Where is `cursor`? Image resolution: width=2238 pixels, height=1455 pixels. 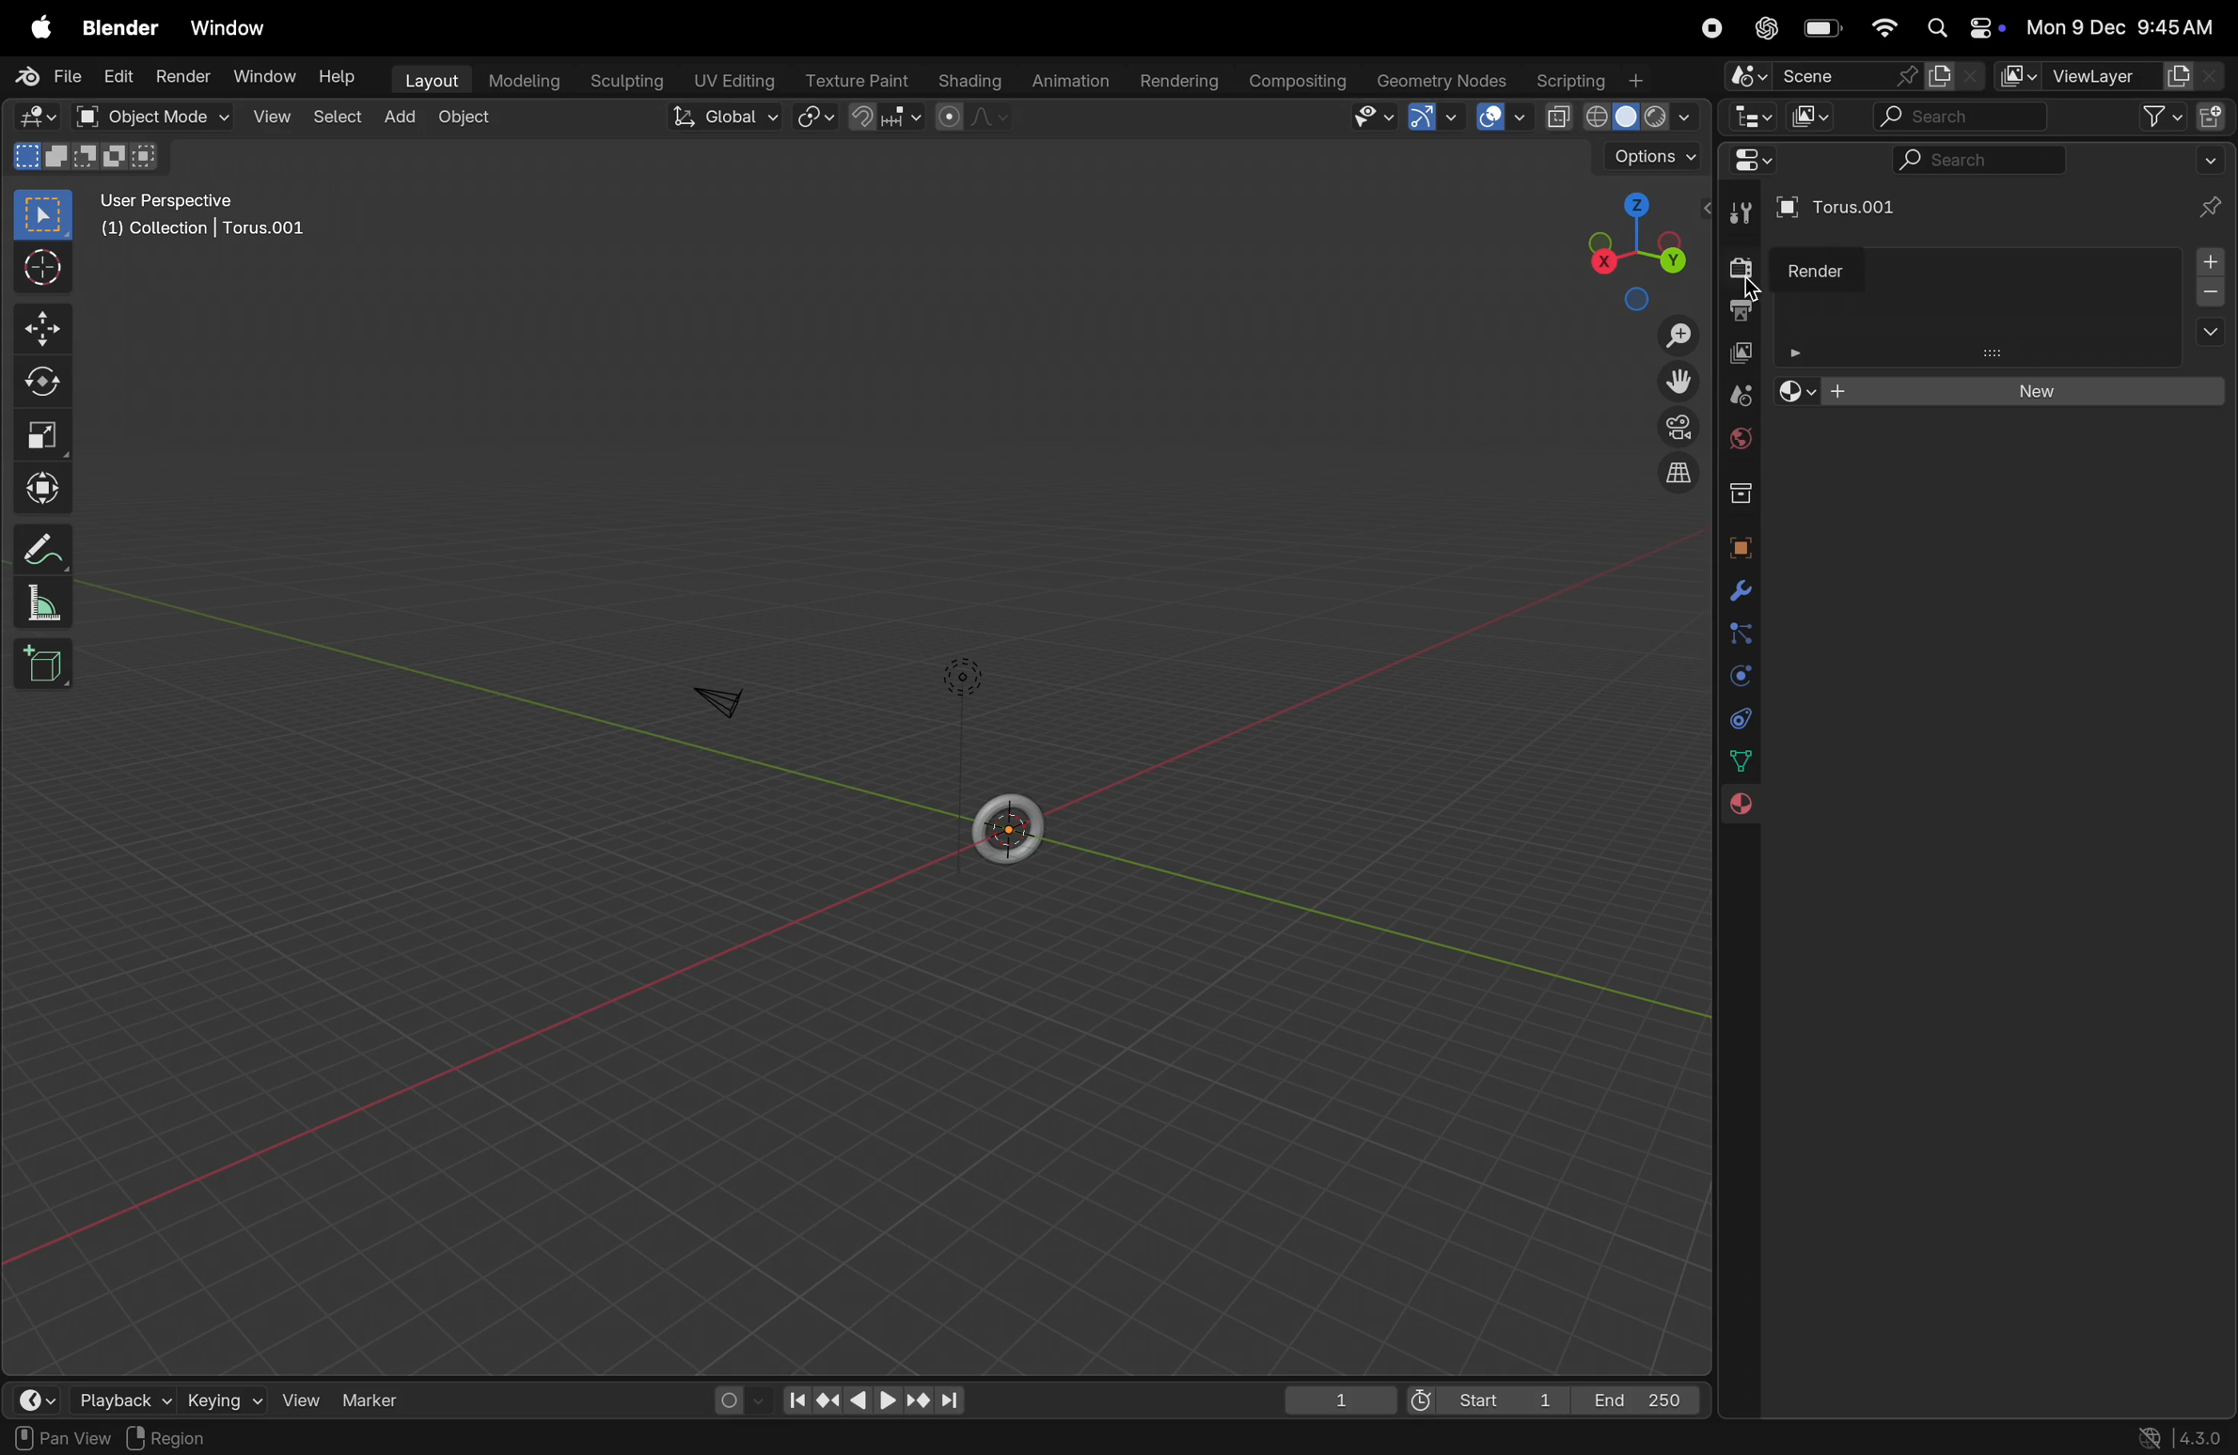
cursor is located at coordinates (45, 269).